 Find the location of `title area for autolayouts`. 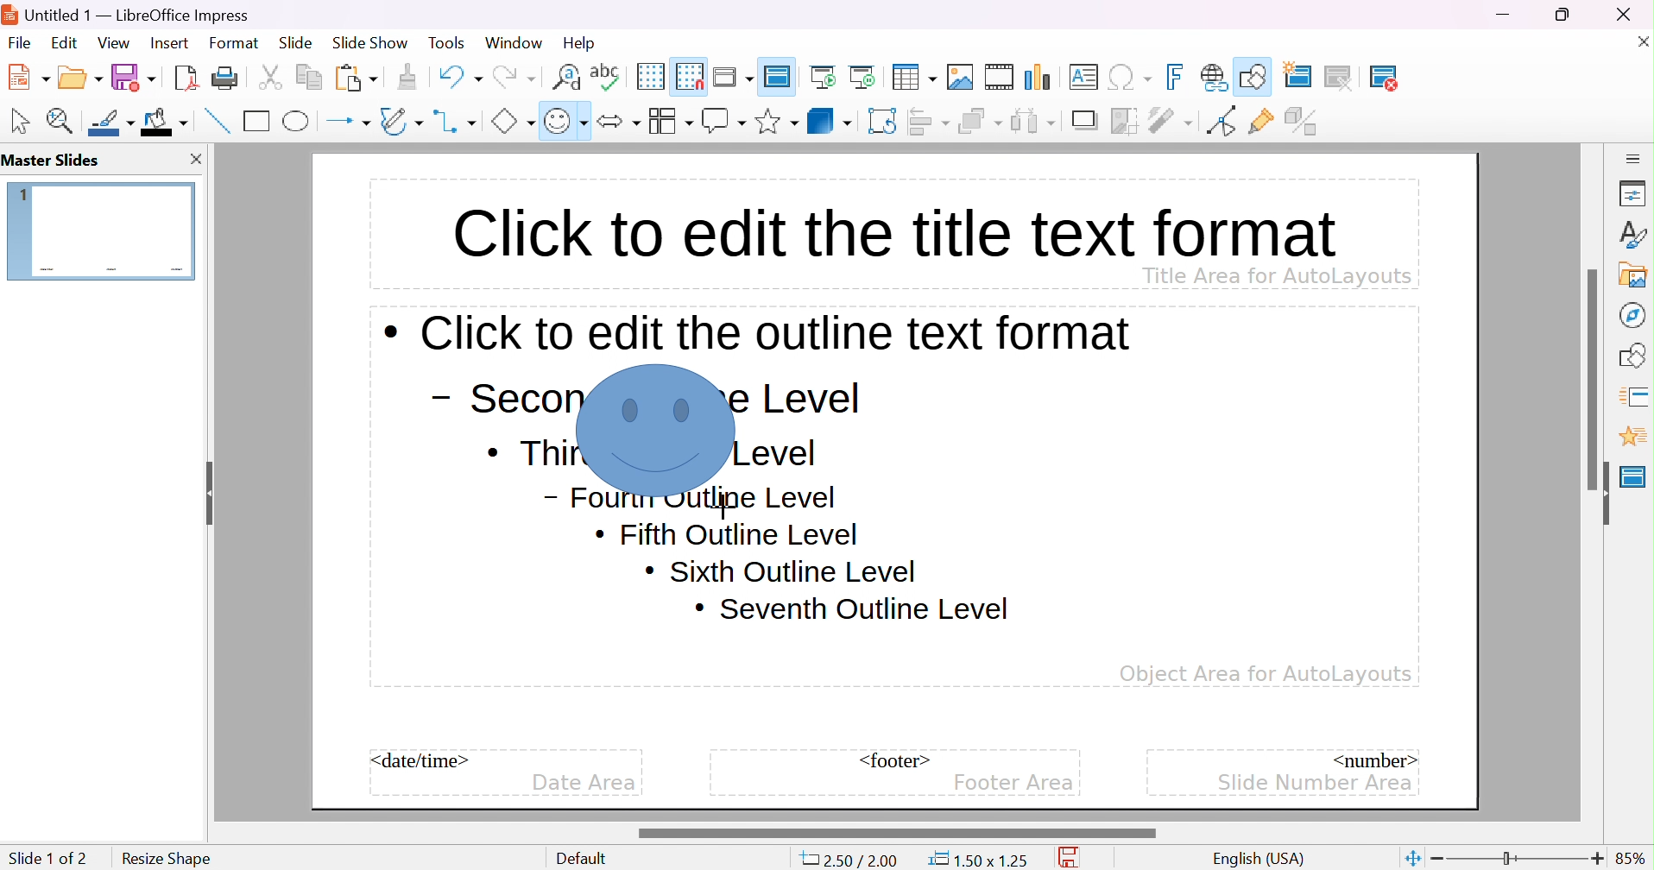

title area for autolayouts is located at coordinates (1276, 274).